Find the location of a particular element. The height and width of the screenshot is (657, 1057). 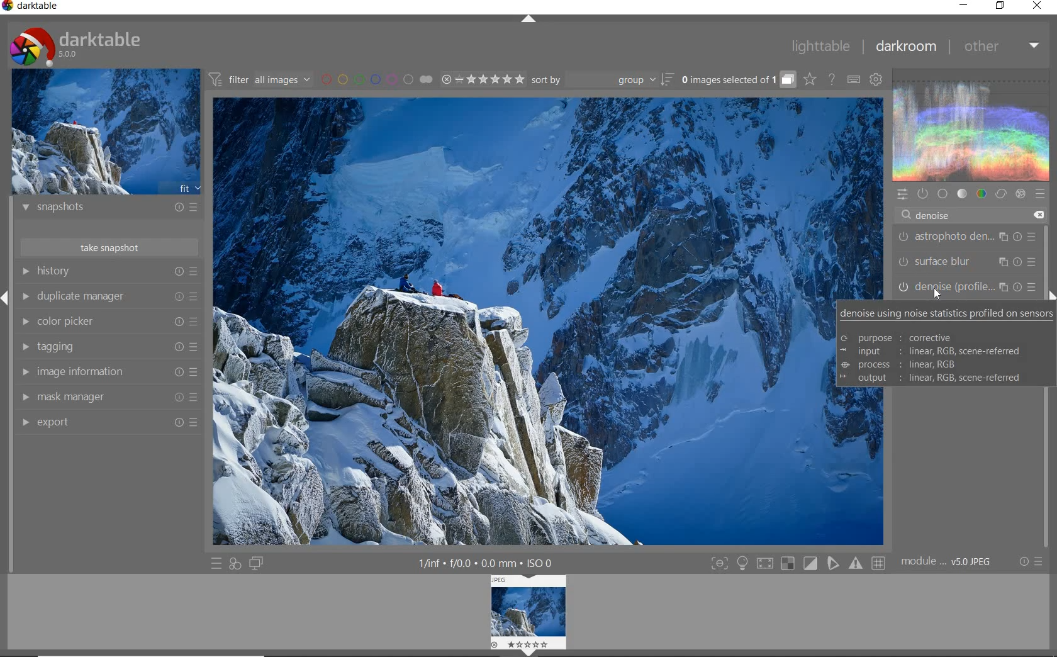

range ratings for selected images is located at coordinates (483, 79).